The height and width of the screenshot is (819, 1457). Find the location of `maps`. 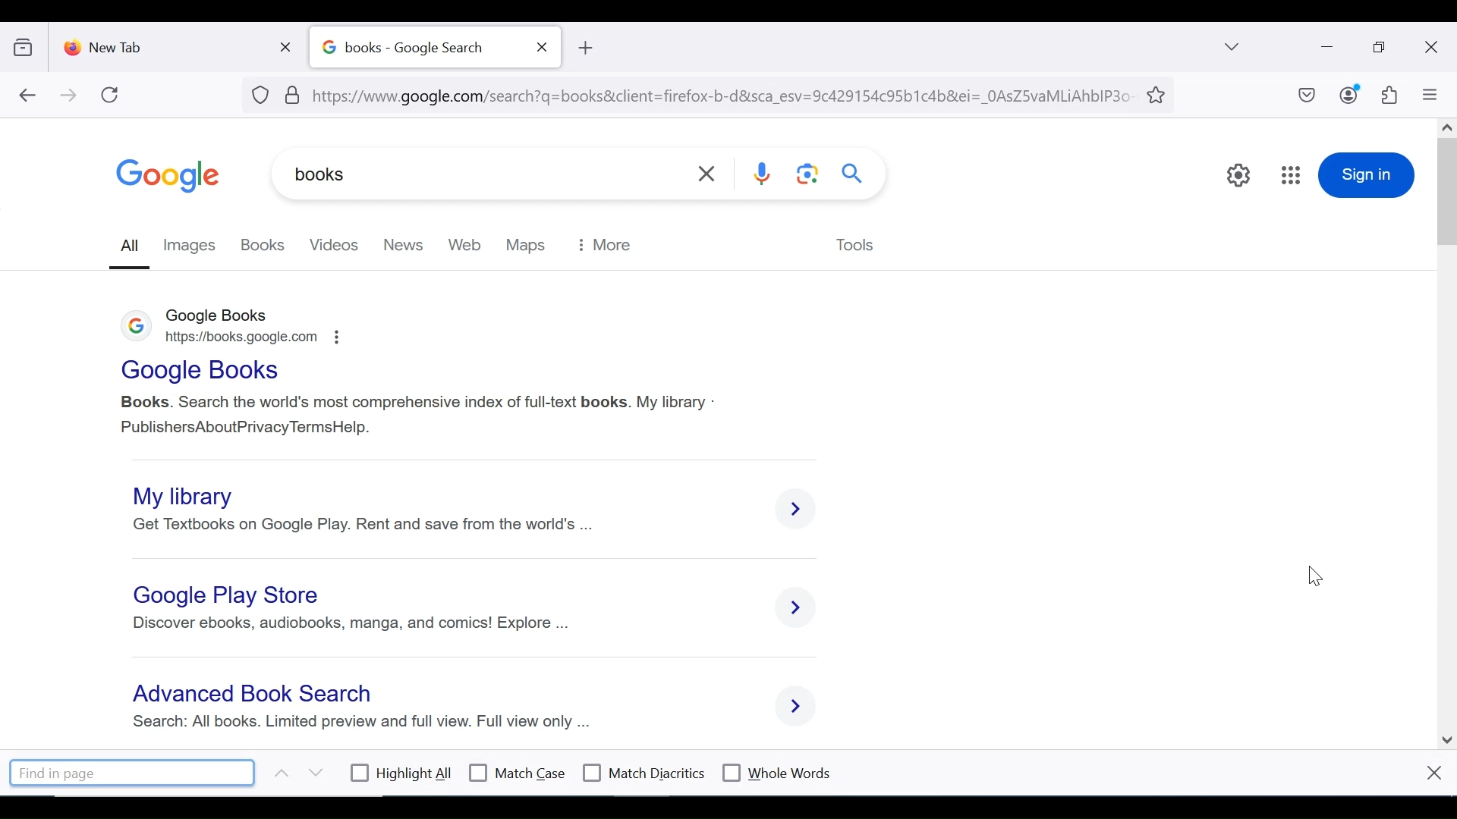

maps is located at coordinates (527, 244).